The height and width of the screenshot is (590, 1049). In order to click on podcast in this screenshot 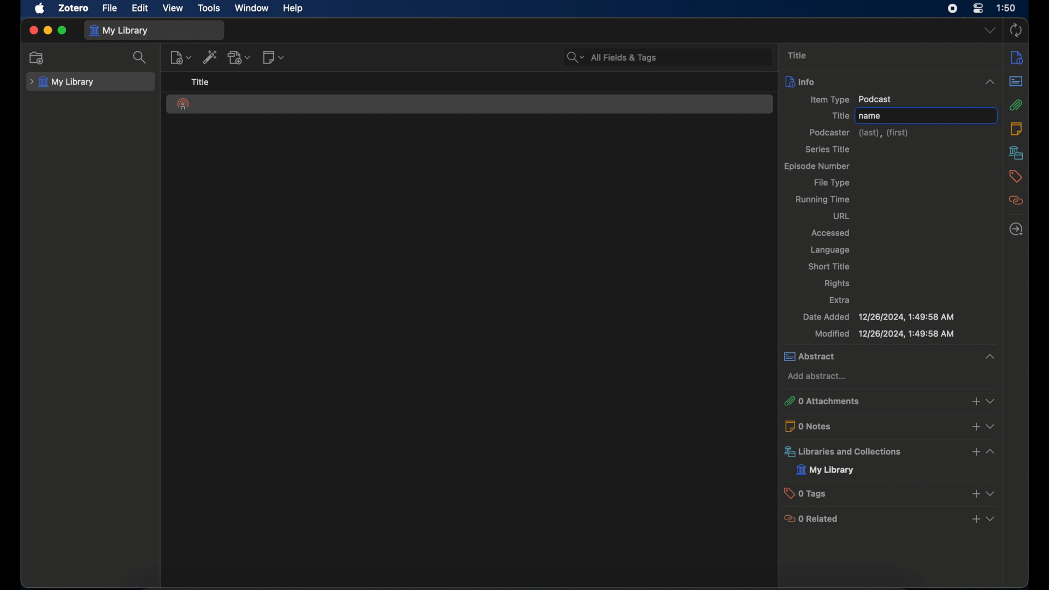, I will do `click(184, 104)`.